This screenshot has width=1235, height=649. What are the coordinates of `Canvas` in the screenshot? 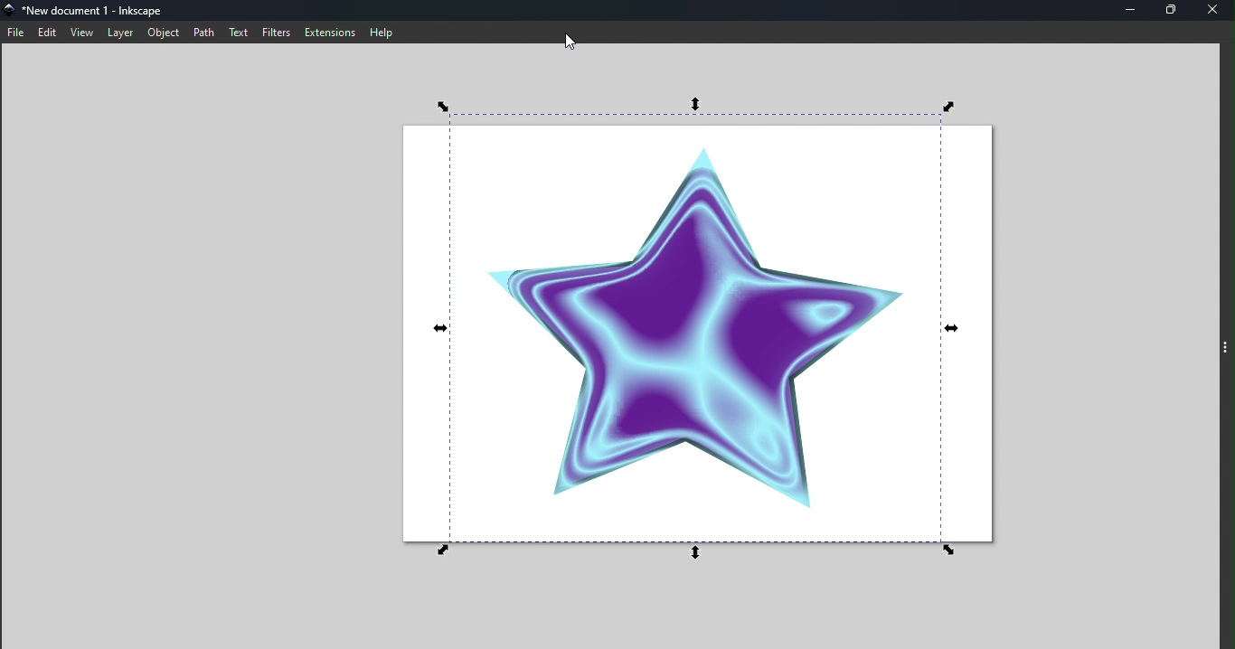 It's located at (694, 336).